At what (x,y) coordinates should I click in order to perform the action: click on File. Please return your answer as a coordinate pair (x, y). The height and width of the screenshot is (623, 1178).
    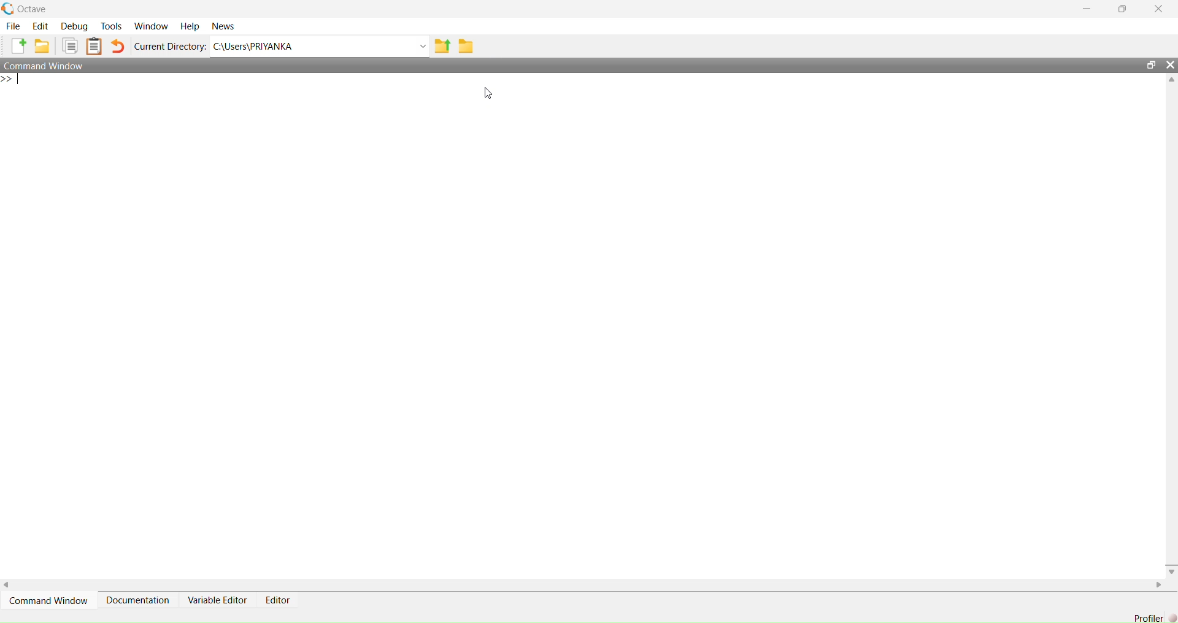
    Looking at the image, I should click on (13, 27).